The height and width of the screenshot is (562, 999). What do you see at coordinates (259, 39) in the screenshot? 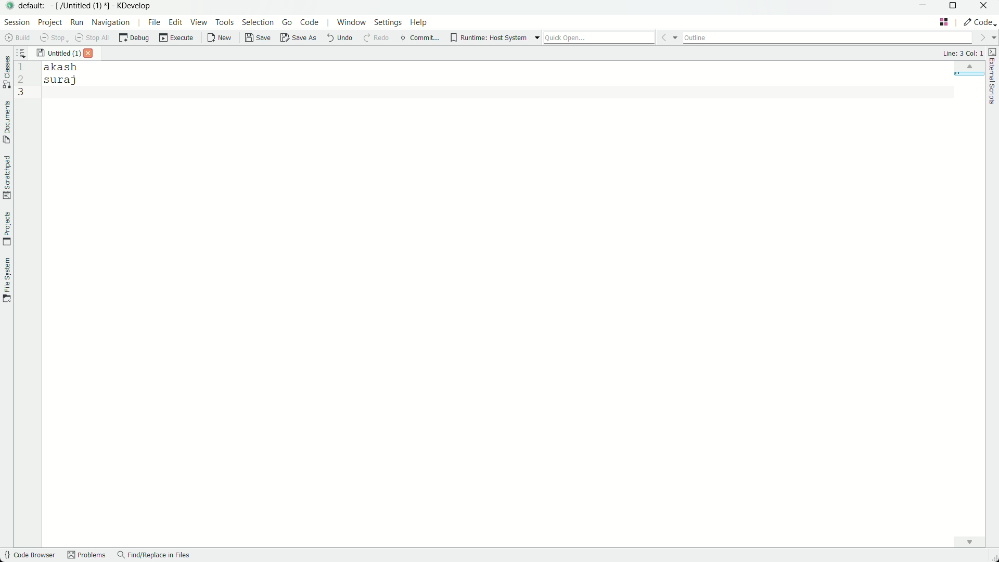
I see `save file` at bounding box center [259, 39].